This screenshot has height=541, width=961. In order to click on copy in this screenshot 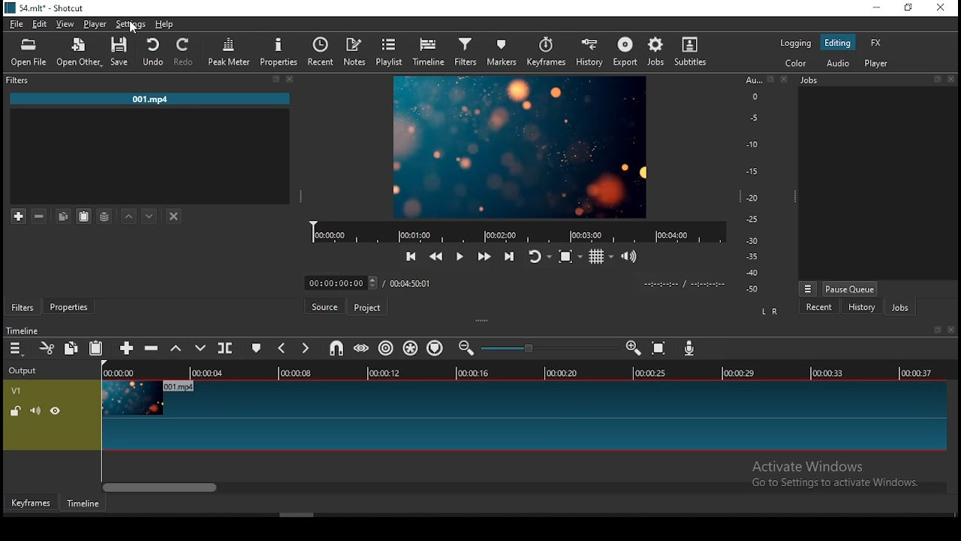, I will do `click(63, 216)`.